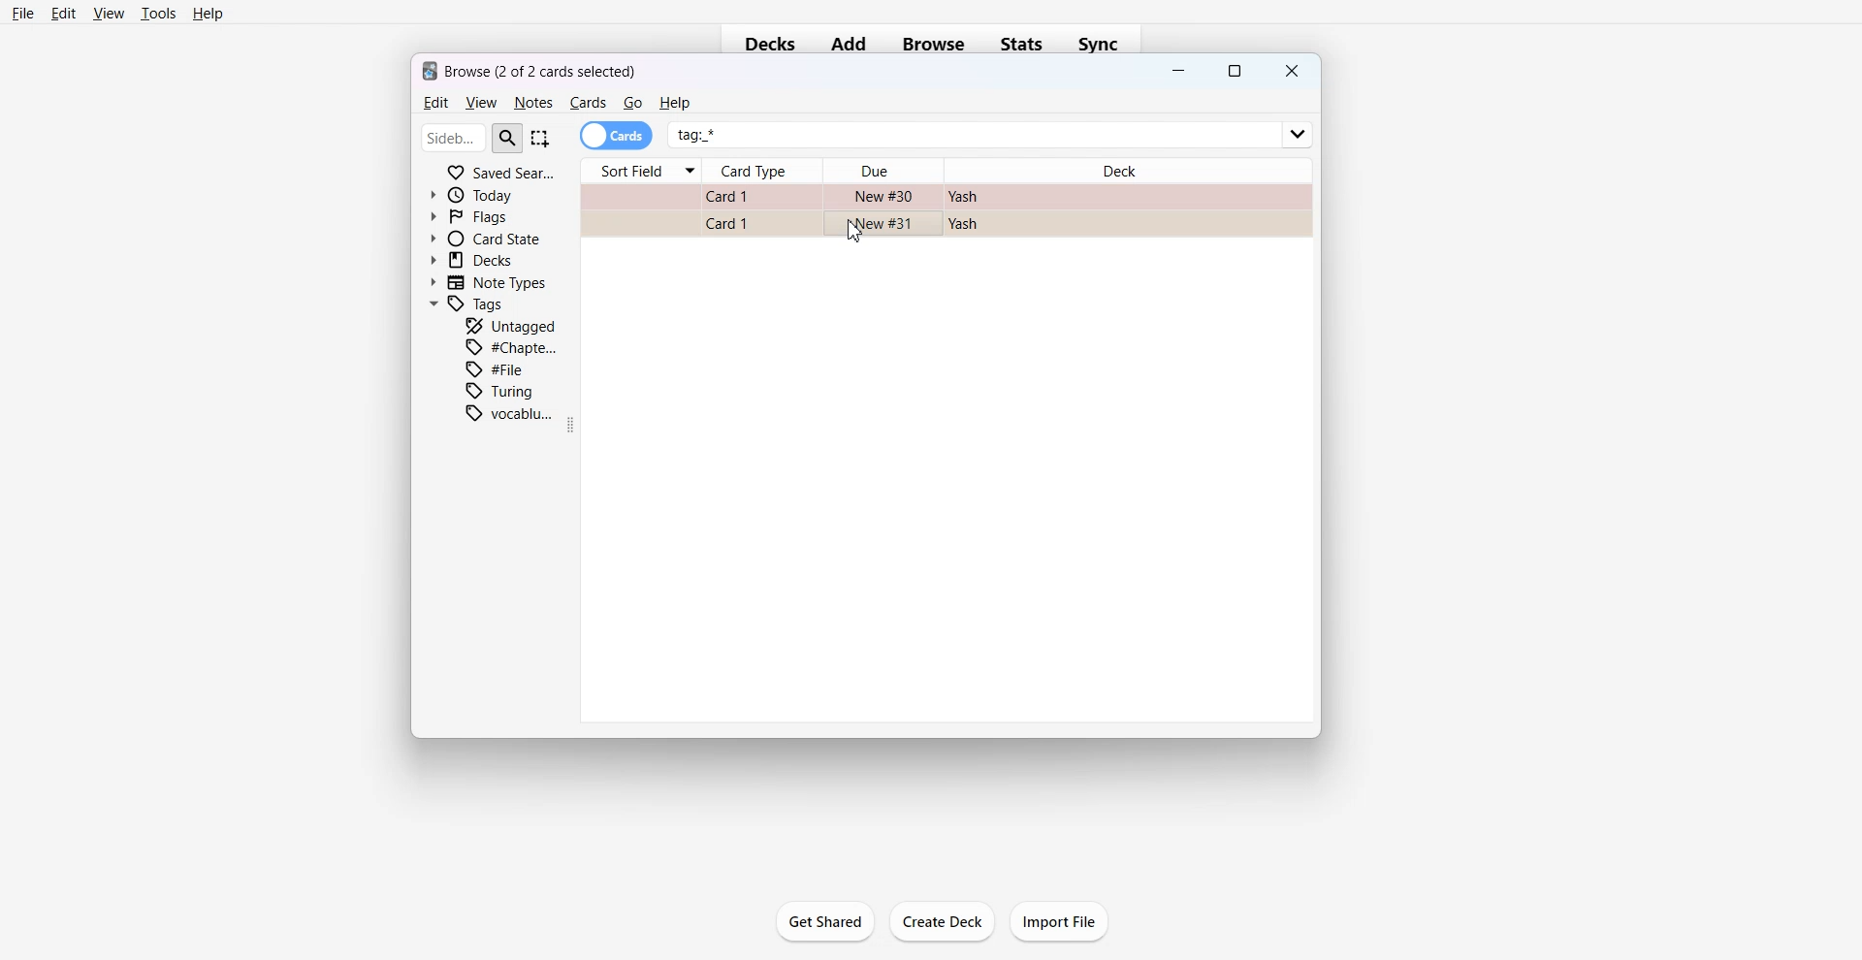  Describe the element at coordinates (500, 391) in the screenshot. I see `Turing` at that location.